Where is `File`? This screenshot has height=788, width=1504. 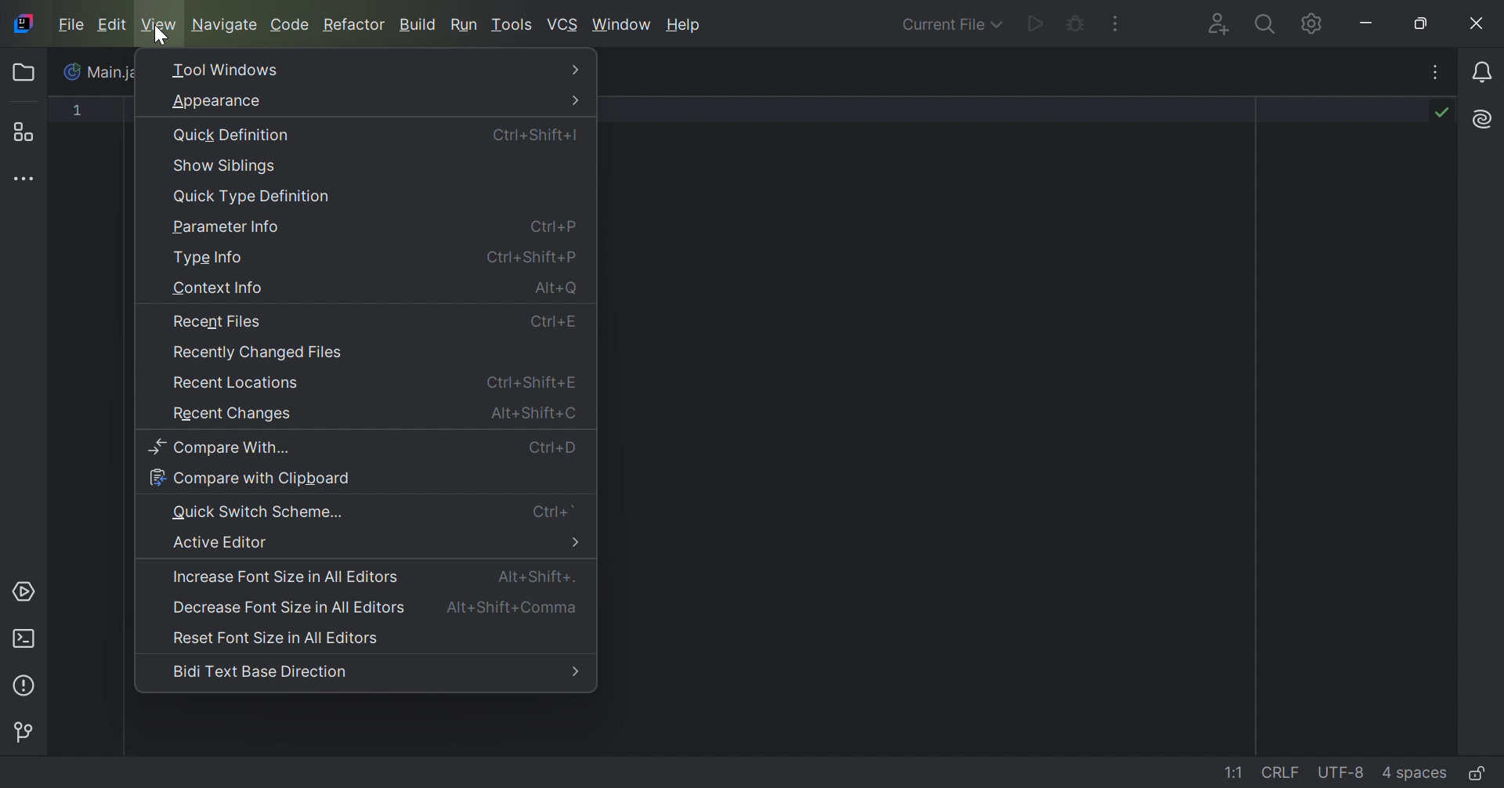
File is located at coordinates (69, 23).